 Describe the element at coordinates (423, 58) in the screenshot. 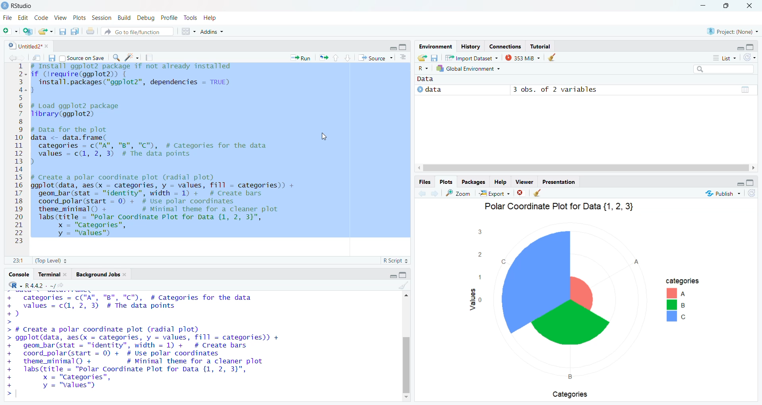

I see `load workspace` at that location.